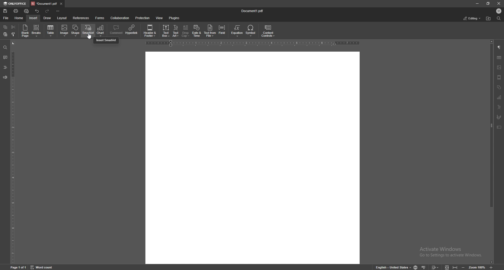  I want to click on vertical scale, so click(13, 152).